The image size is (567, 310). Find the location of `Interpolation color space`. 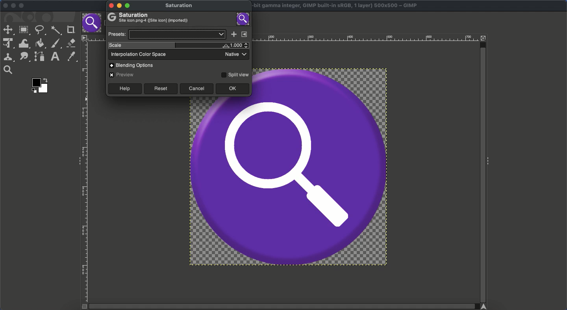

Interpolation color space is located at coordinates (178, 55).